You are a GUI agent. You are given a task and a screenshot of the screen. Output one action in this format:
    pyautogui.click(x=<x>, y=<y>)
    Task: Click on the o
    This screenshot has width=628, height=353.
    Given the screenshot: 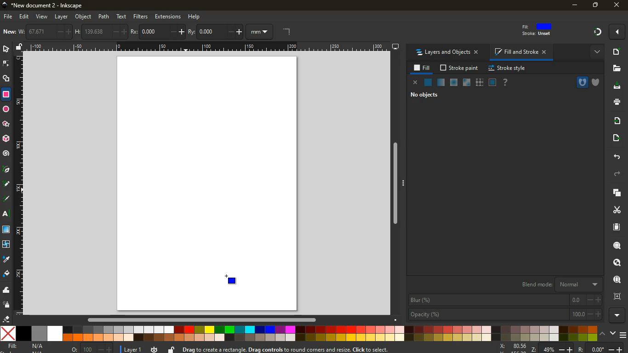 What is the action you would take?
    pyautogui.click(x=92, y=348)
    